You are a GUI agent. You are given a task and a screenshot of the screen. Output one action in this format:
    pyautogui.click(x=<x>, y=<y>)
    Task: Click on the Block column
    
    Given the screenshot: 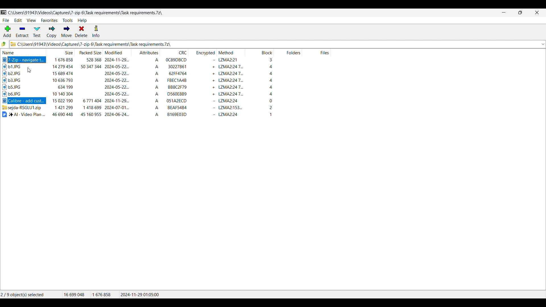 What is the action you would take?
    pyautogui.click(x=260, y=52)
    